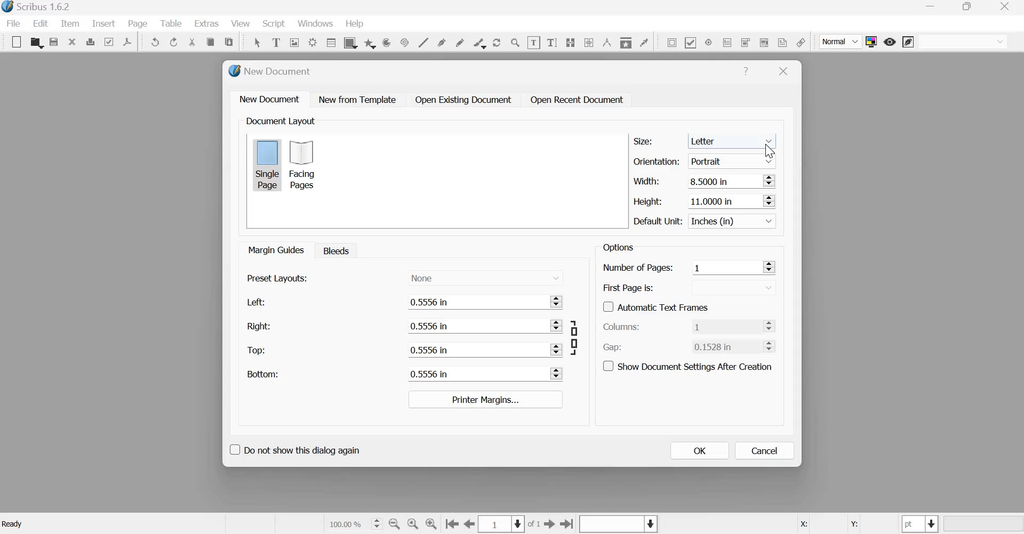  I want to click on current zoom level, so click(354, 523).